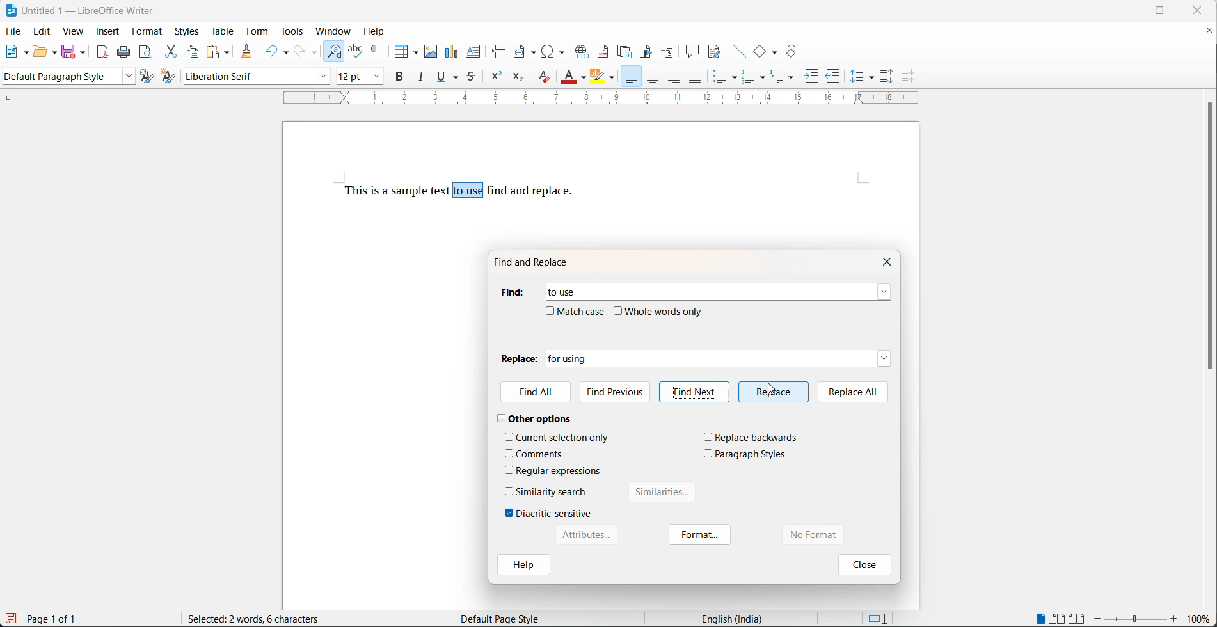  I want to click on print, so click(127, 52).